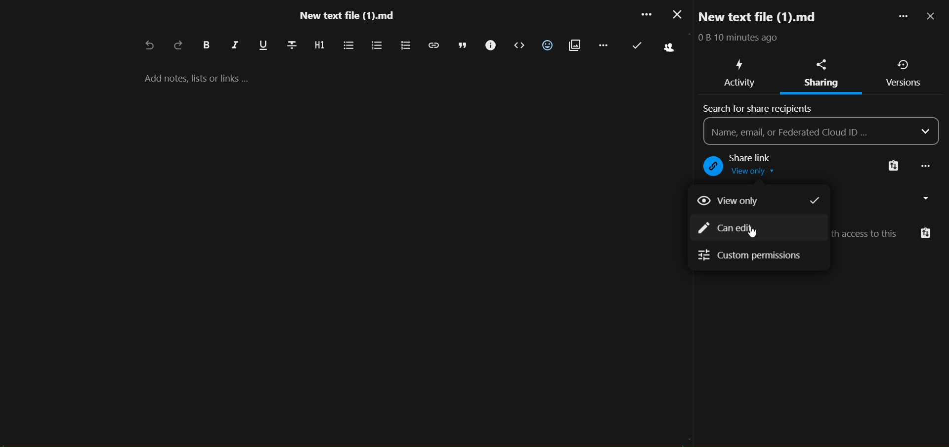 Image resolution: width=949 pixels, height=447 pixels. What do you see at coordinates (759, 174) in the screenshot?
I see `view only` at bounding box center [759, 174].